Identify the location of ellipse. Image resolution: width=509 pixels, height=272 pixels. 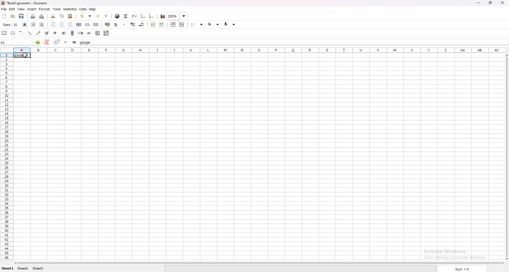
(13, 33).